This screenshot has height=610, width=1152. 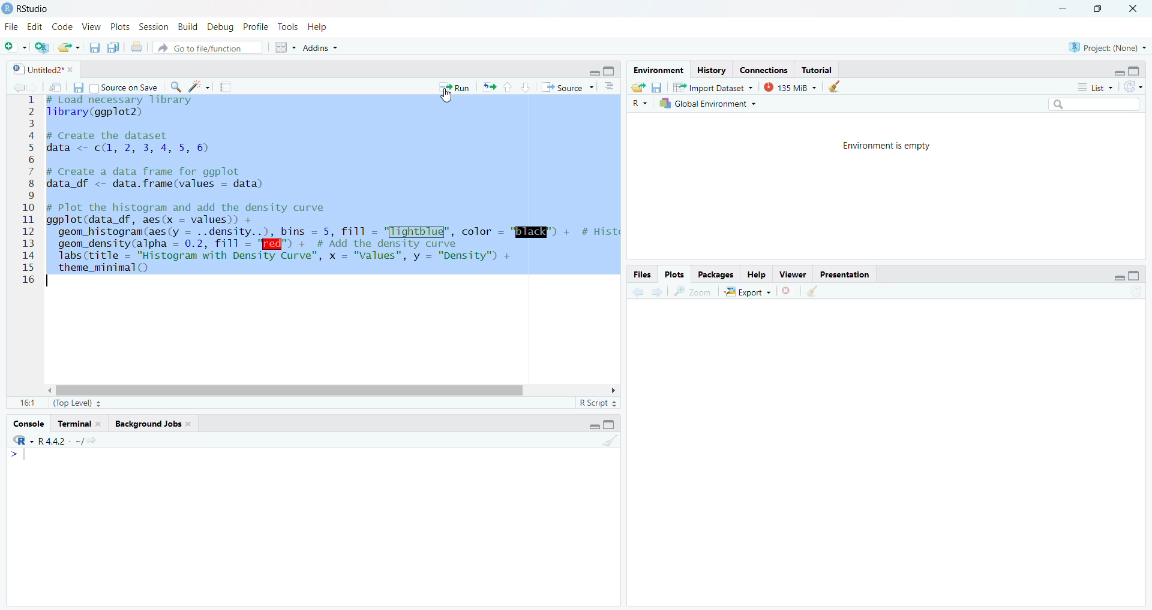 What do you see at coordinates (91, 25) in the screenshot?
I see `View` at bounding box center [91, 25].